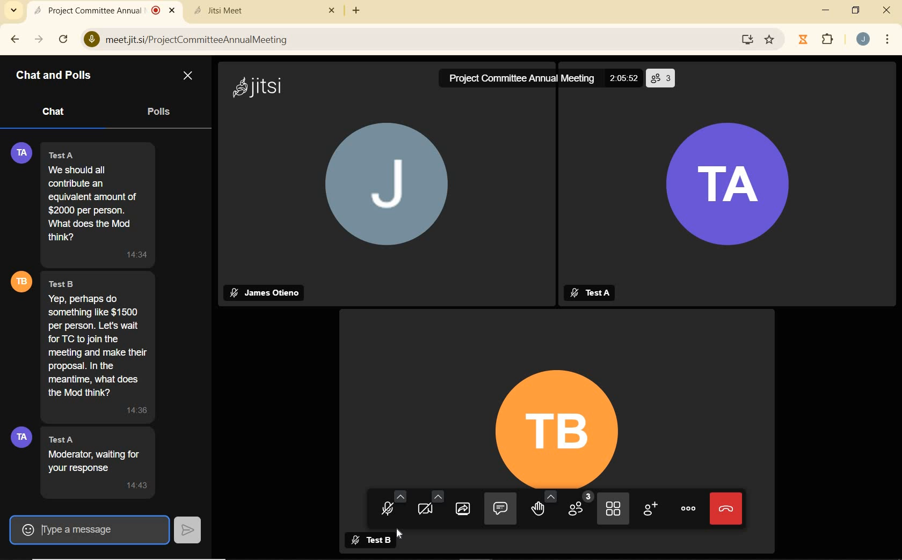  I want to click on Bookmark , so click(774, 40).